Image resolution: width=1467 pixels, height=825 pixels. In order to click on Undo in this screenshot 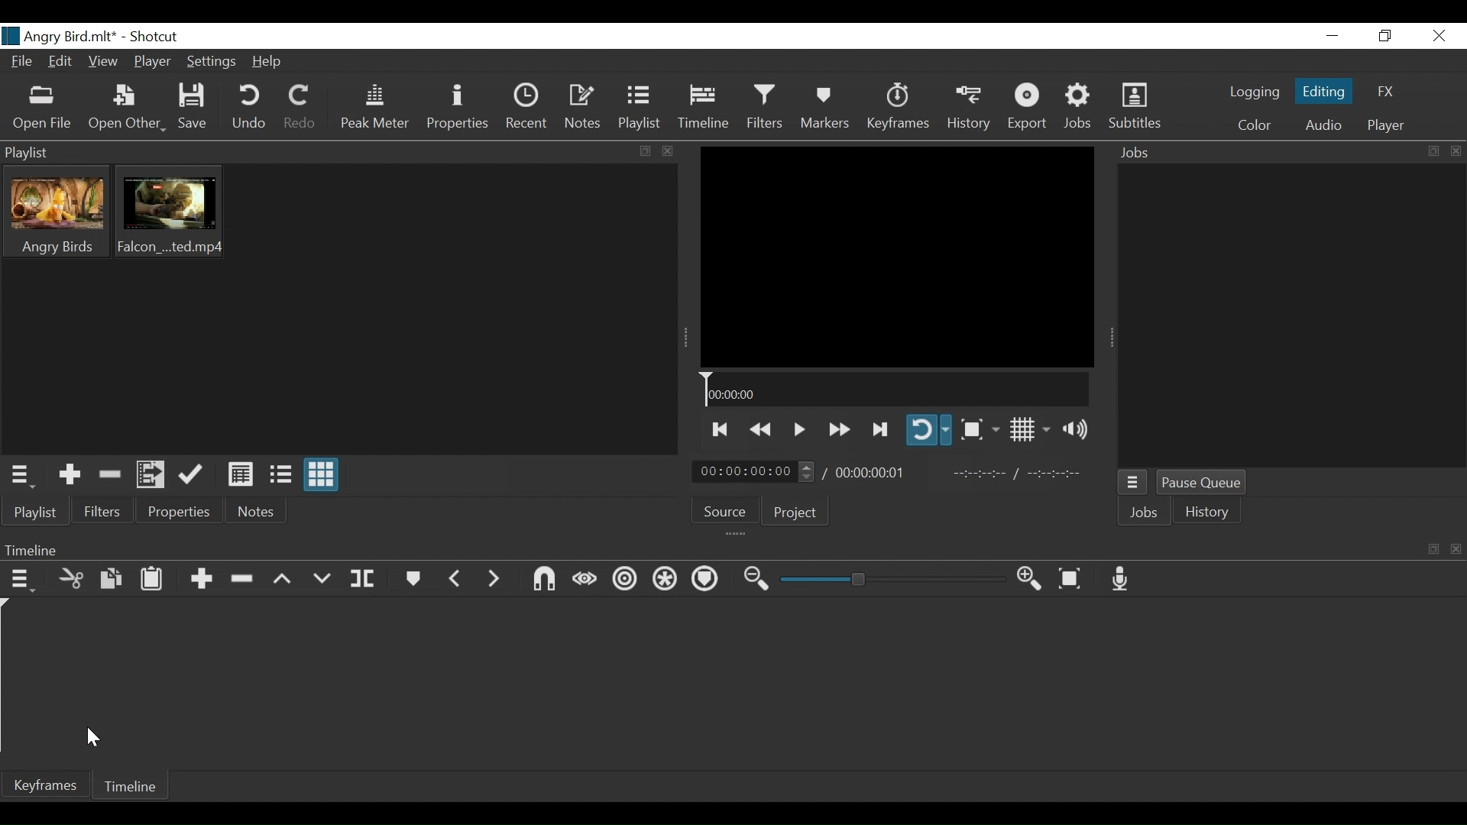, I will do `click(251, 108)`.